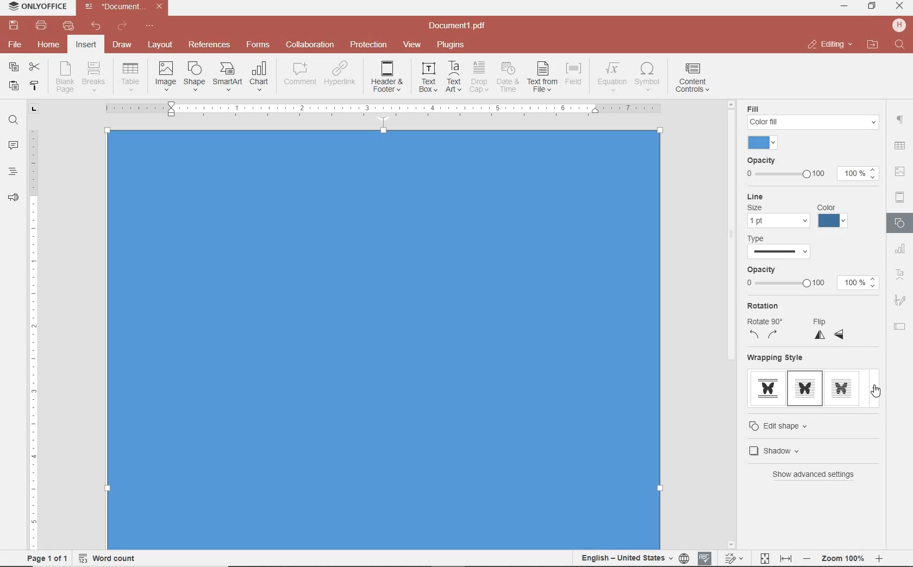  I want to click on home, so click(47, 44).